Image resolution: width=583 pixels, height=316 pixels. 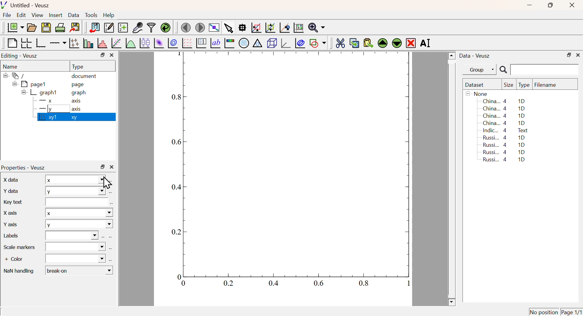 I want to click on Text Label, so click(x=215, y=43).